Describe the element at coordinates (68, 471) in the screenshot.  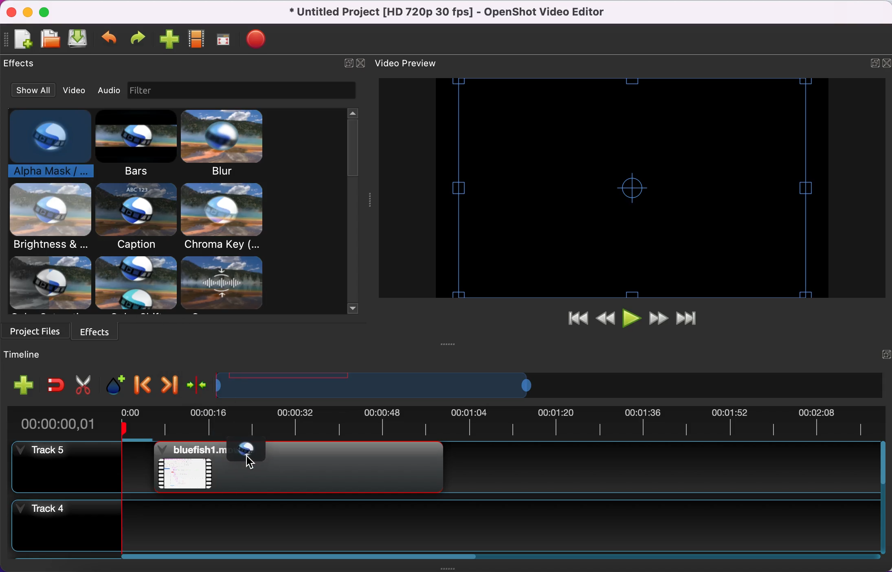
I see `track 5` at that location.